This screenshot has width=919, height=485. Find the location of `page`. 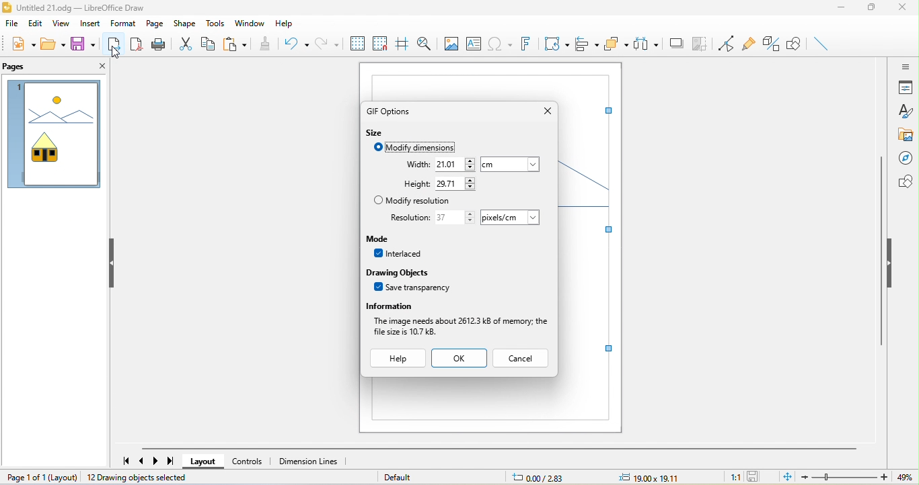

page is located at coordinates (155, 24).